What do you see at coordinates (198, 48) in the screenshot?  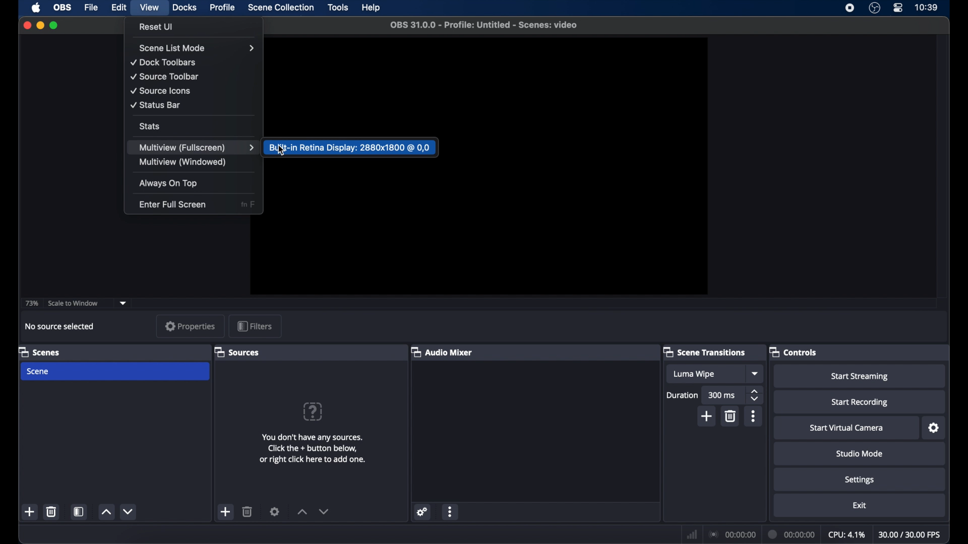 I see `scene list mode` at bounding box center [198, 48].